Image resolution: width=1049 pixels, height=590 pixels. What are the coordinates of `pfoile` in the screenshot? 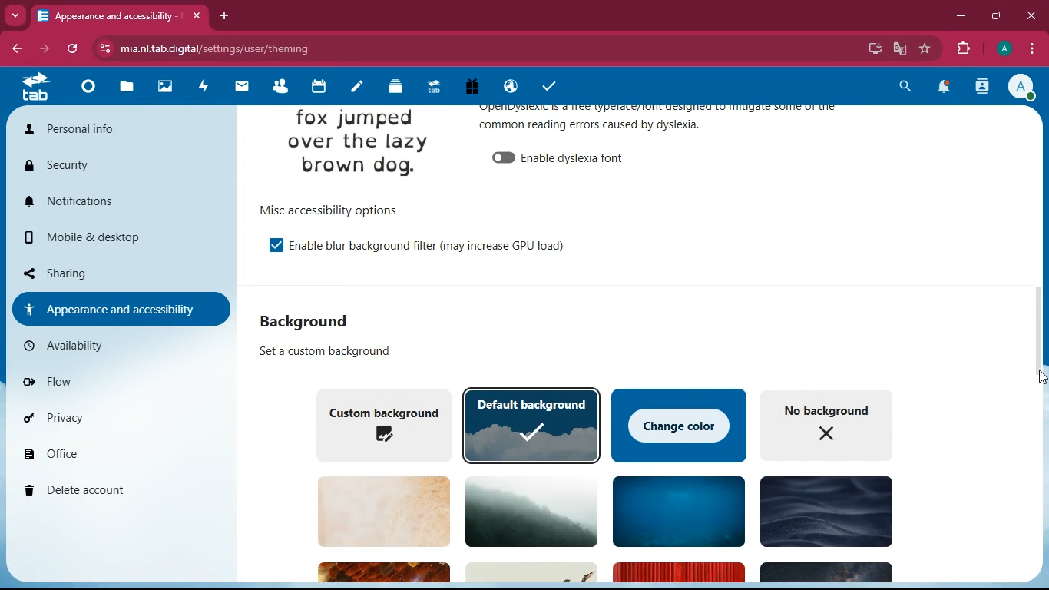 It's located at (1003, 48).